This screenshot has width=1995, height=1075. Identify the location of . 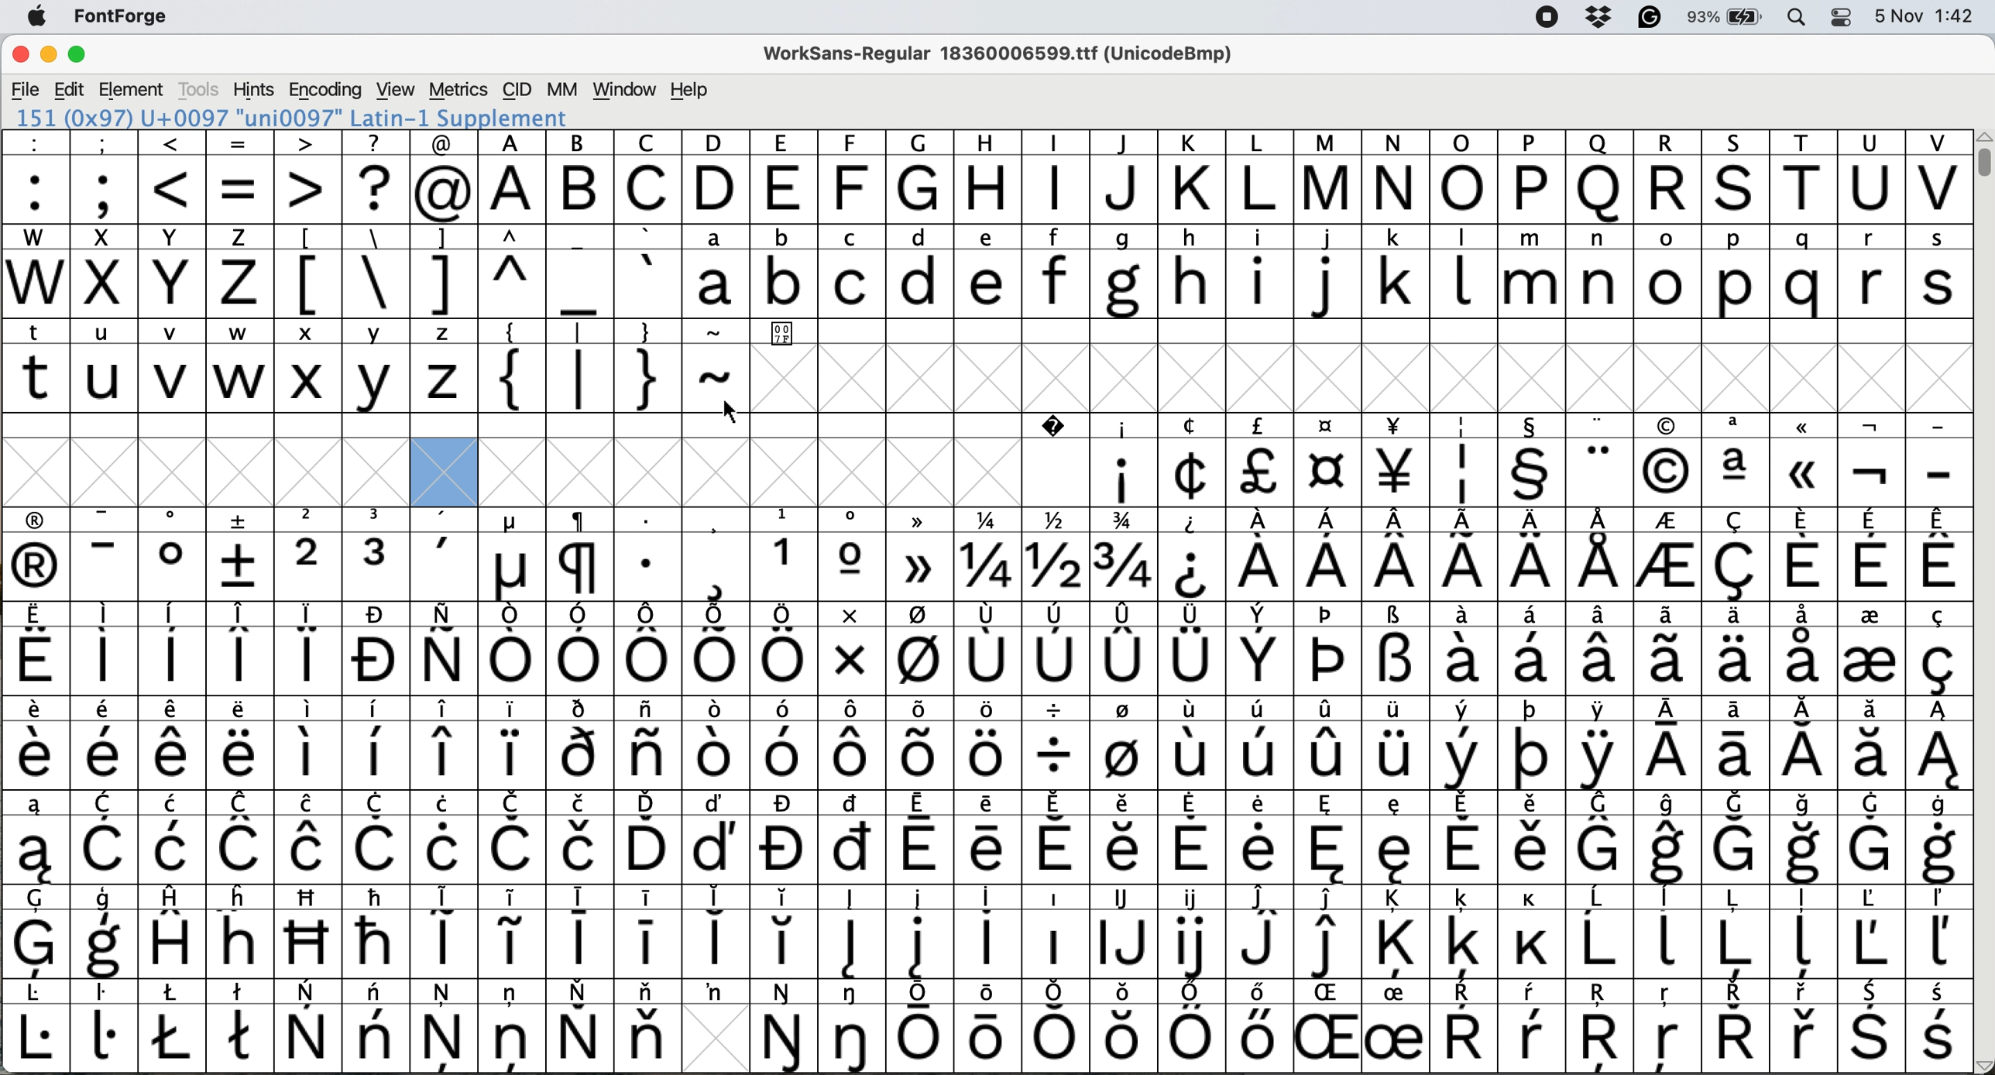
(1331, 1025).